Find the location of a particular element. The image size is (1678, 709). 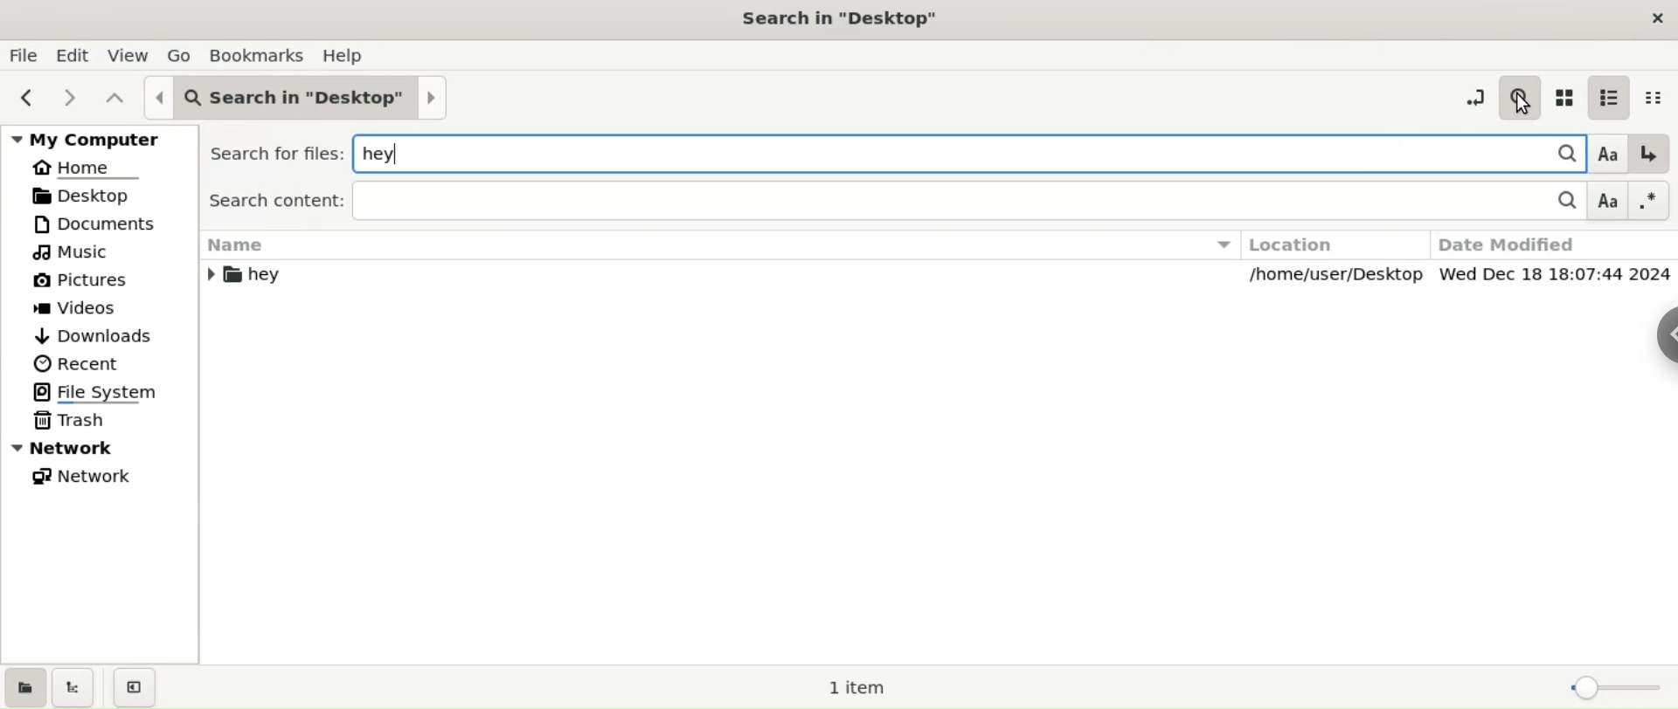

edit is located at coordinates (73, 55).